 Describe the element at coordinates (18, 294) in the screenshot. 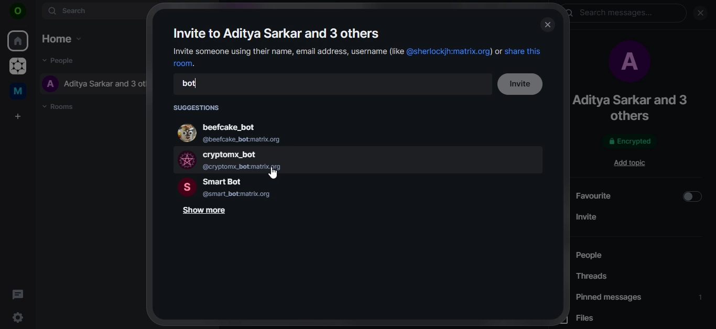

I see `threads` at that location.